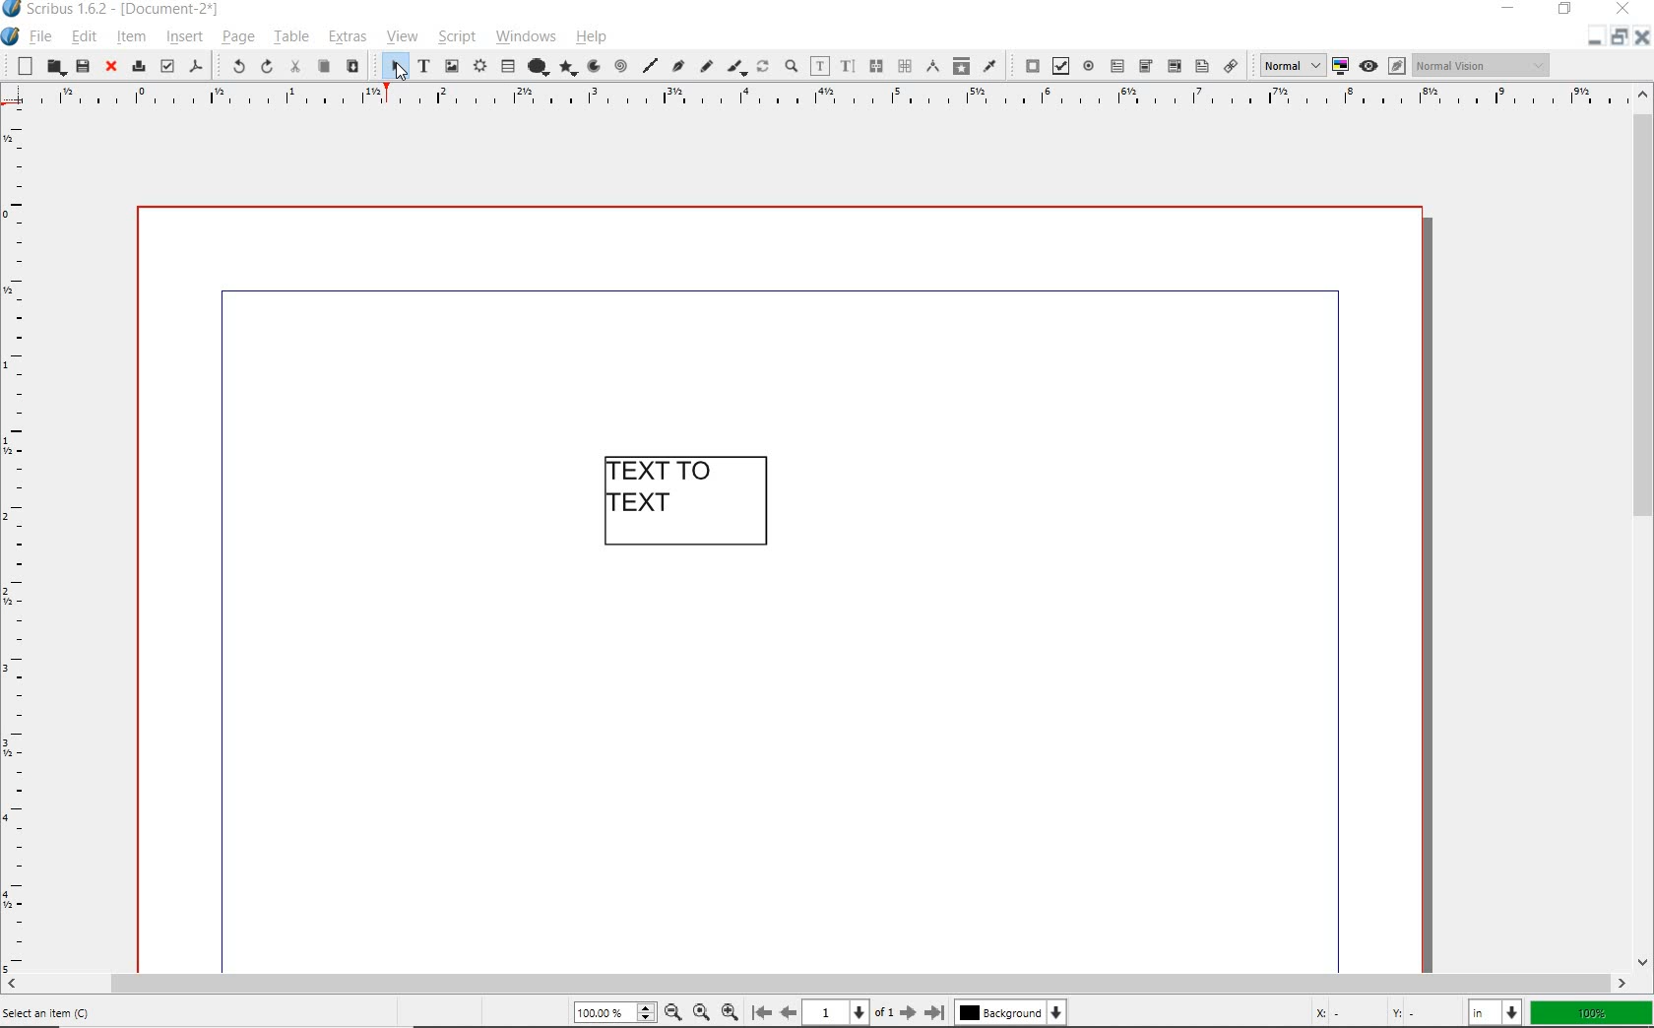 This screenshot has height=1028, width=1654. I want to click on item, so click(129, 37).